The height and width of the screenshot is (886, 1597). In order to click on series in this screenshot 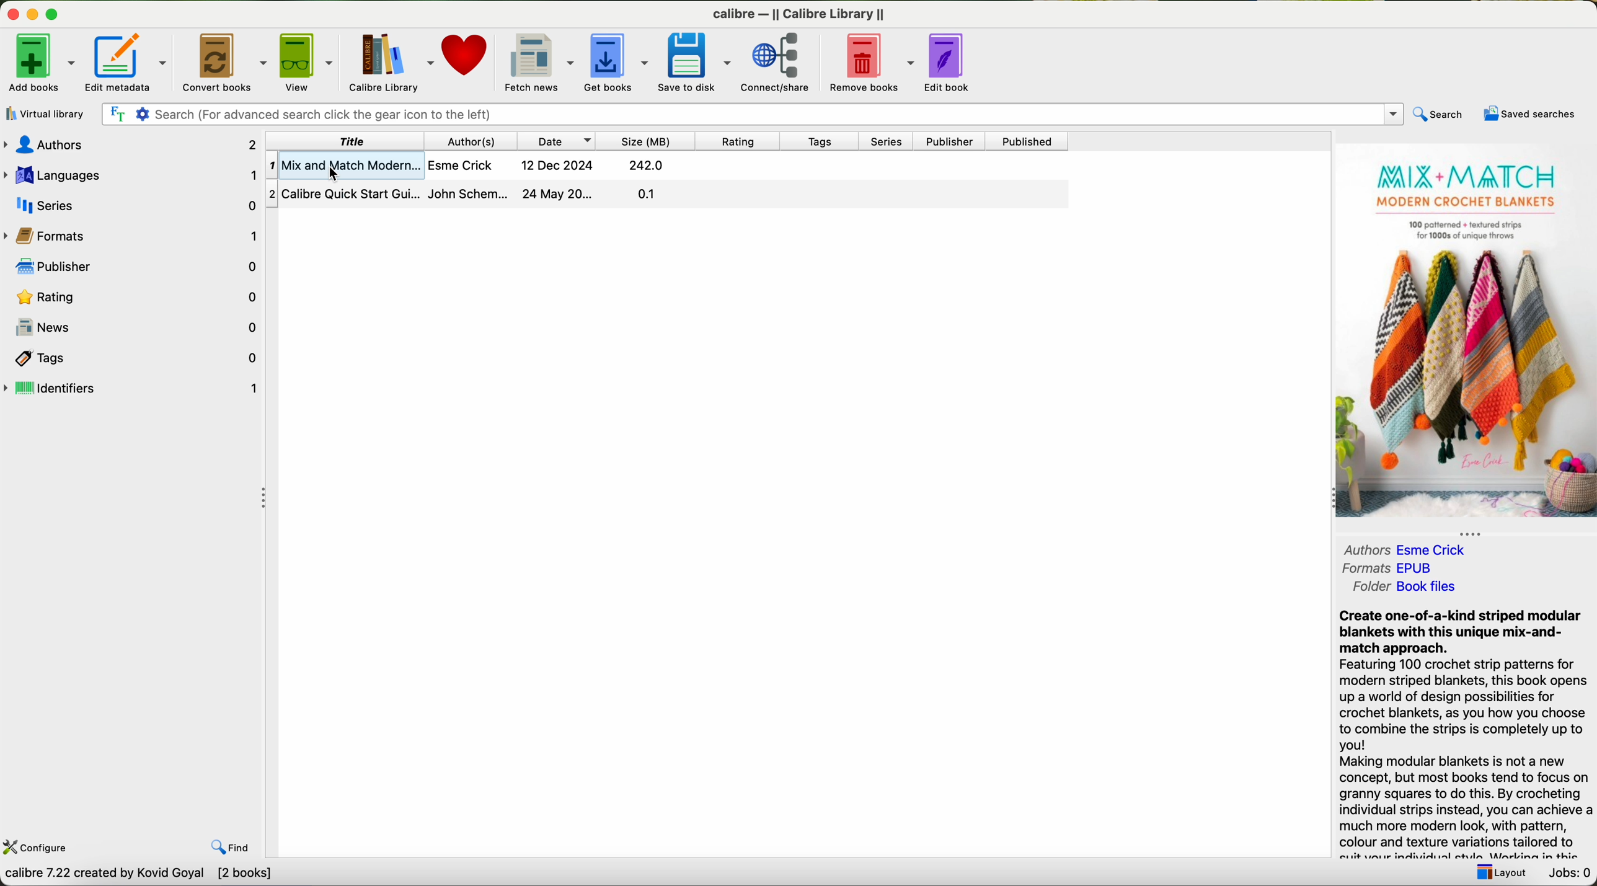, I will do `click(887, 141)`.